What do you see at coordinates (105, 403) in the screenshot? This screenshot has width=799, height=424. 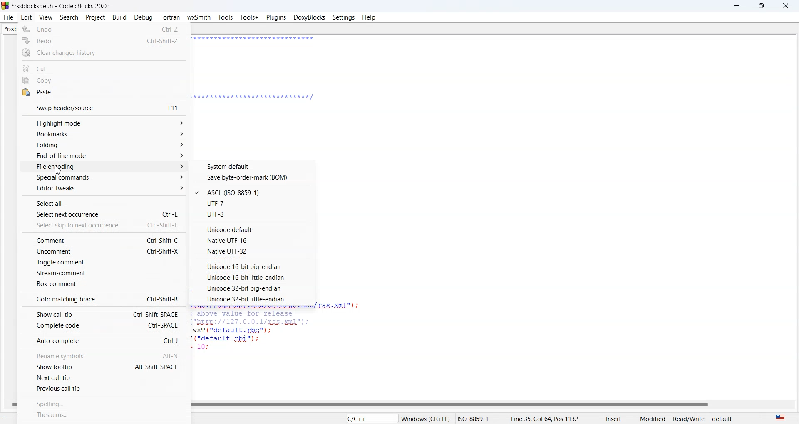 I see `Spelling` at bounding box center [105, 403].